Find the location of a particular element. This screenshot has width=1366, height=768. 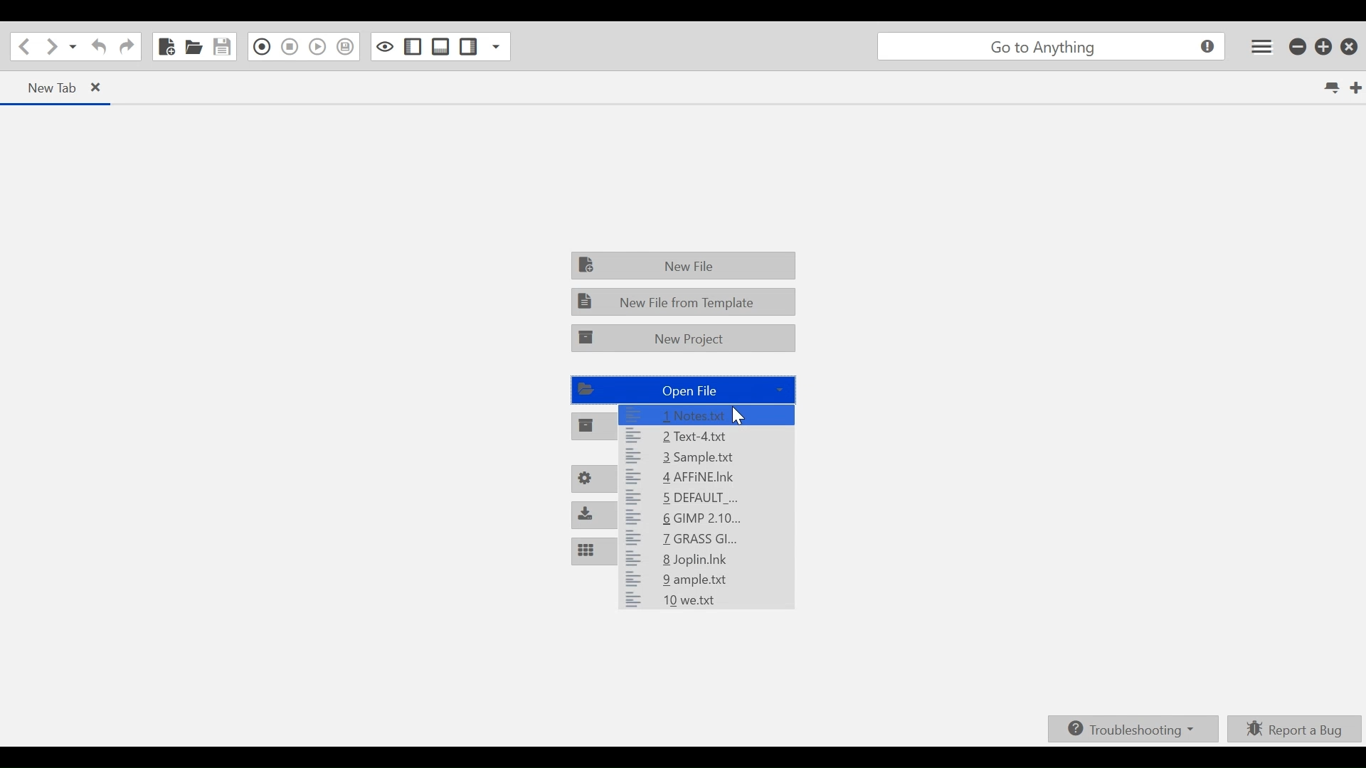

New File from Template is located at coordinates (682, 302).